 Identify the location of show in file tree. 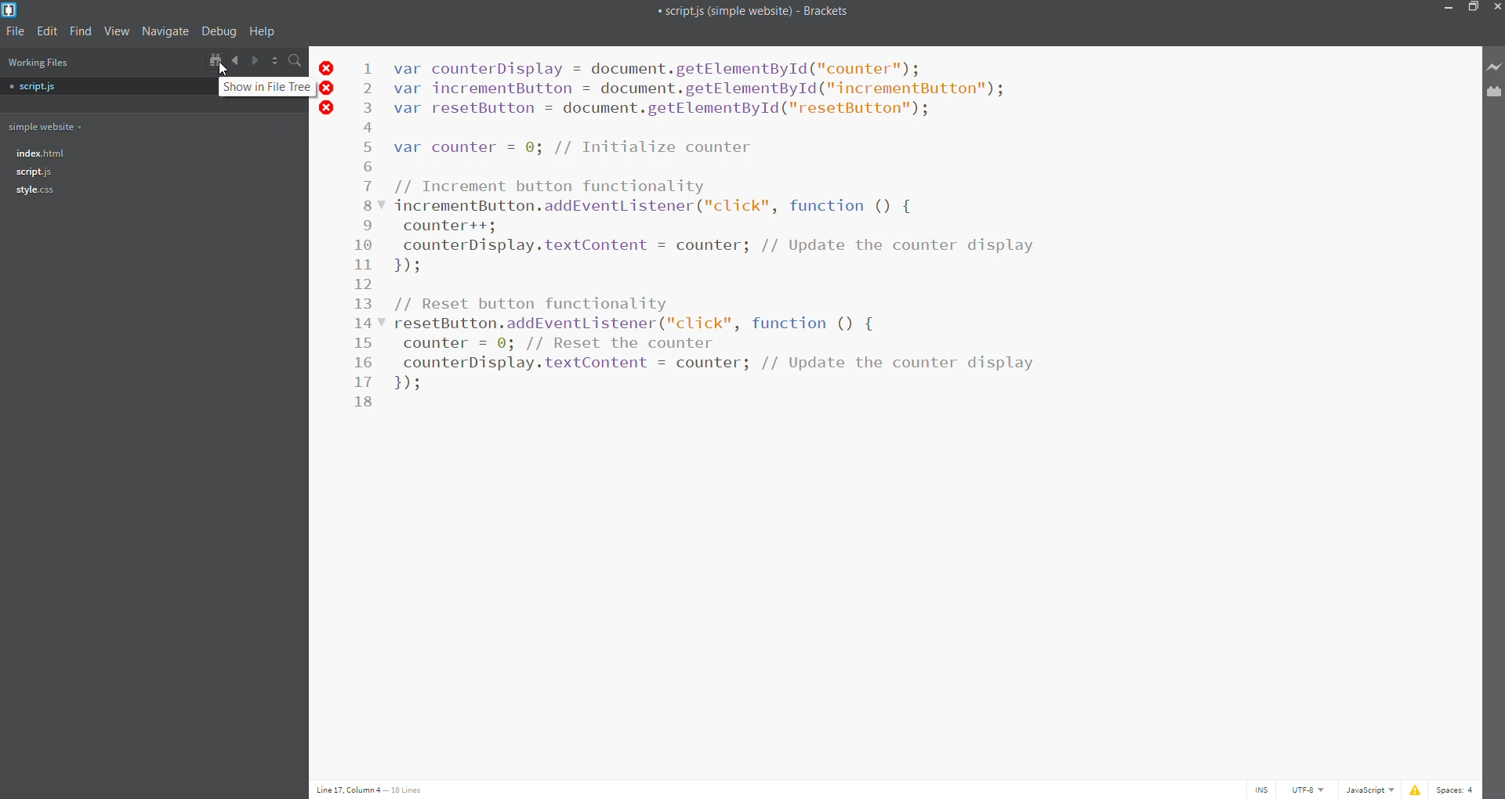
(212, 60).